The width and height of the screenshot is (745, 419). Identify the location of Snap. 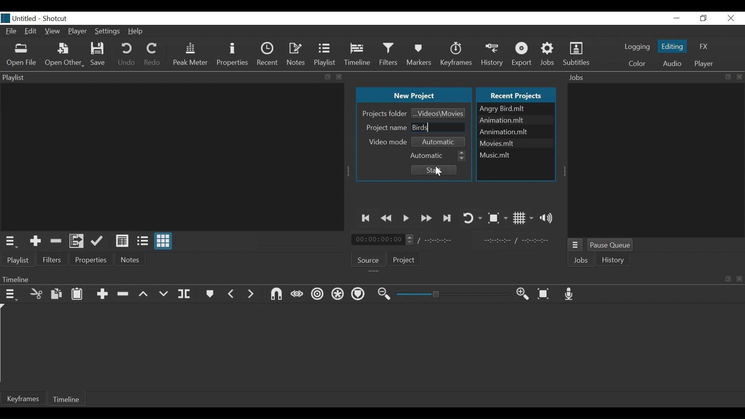
(276, 294).